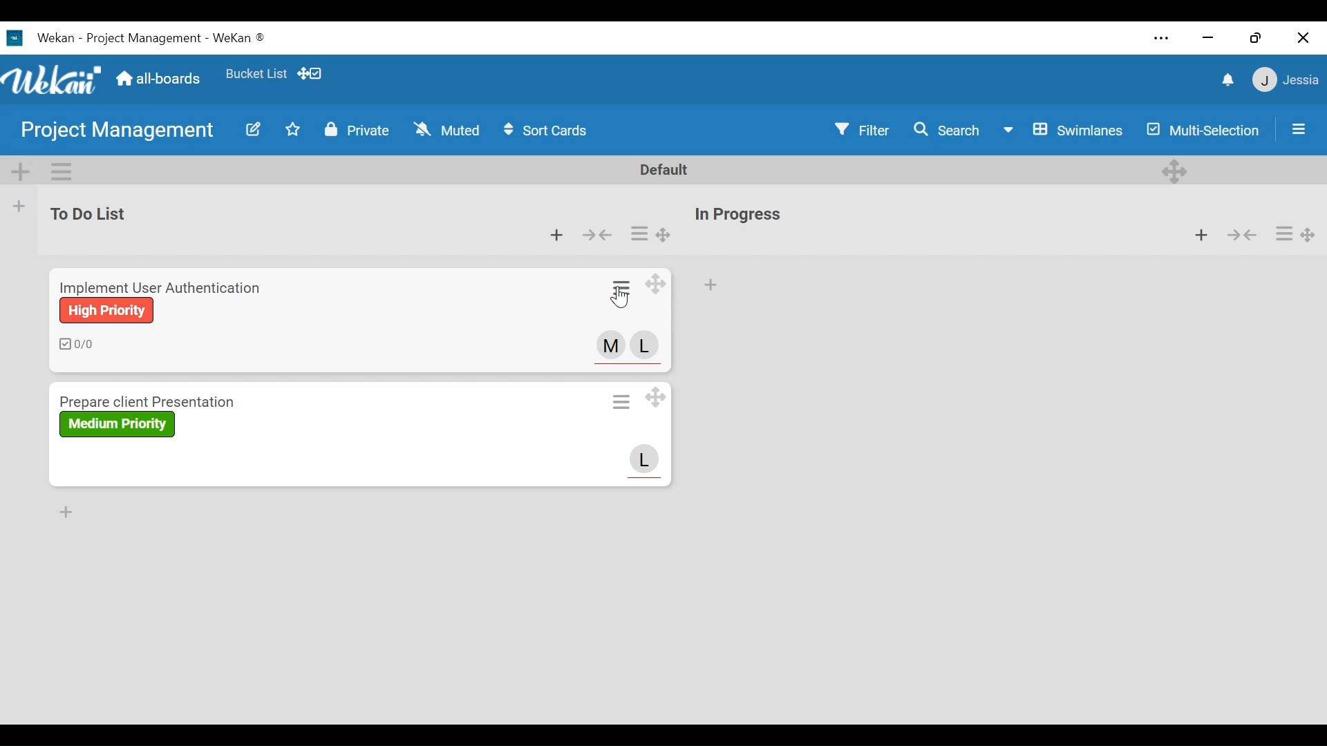 Image resolution: width=1327 pixels, height=746 pixels. I want to click on all-boards, so click(164, 80).